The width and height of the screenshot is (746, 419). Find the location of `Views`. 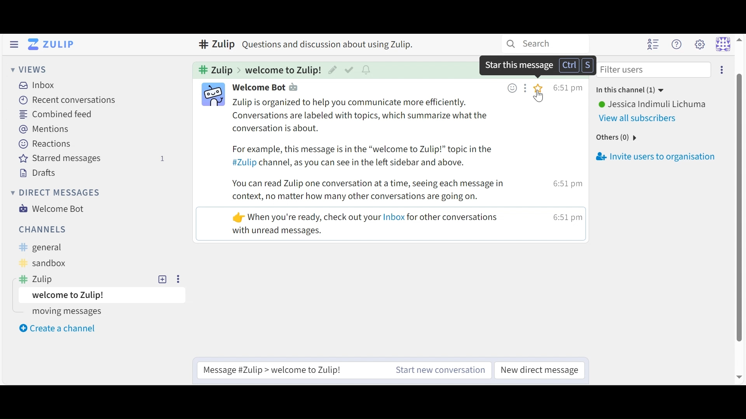

Views is located at coordinates (28, 69).